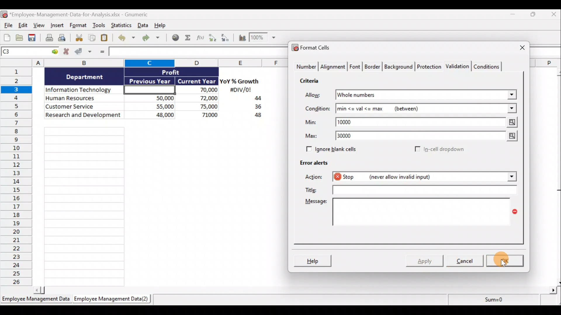  Describe the element at coordinates (467, 262) in the screenshot. I see `Cancel` at that location.